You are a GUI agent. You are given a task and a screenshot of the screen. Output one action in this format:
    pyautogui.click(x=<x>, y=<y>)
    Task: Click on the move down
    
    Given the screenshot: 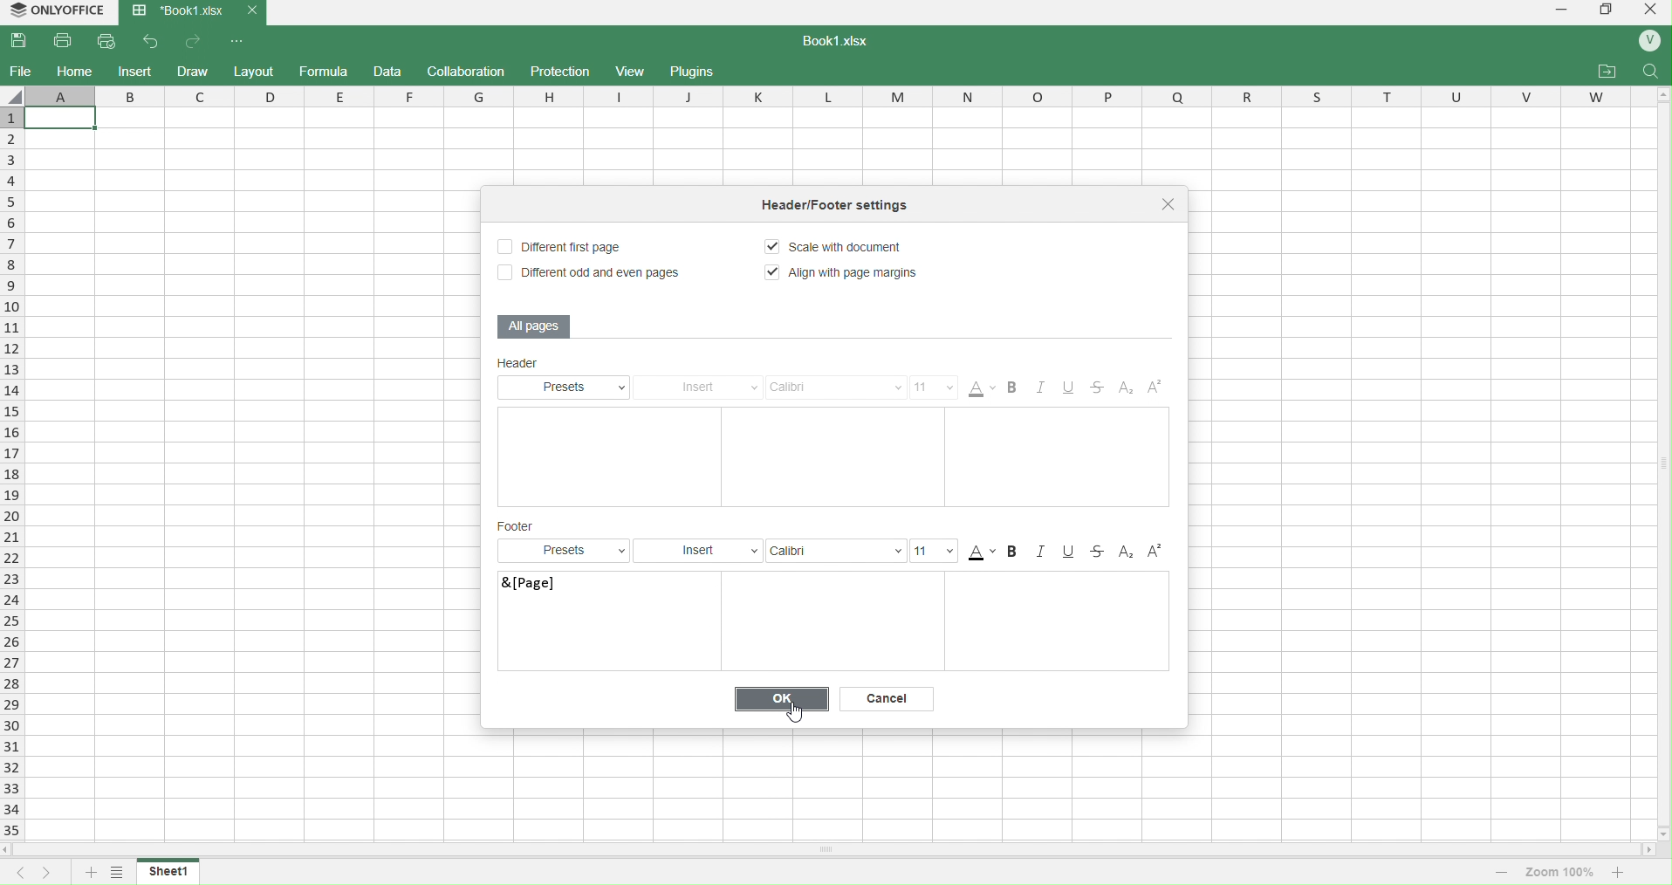 What is the action you would take?
    pyautogui.click(x=1662, y=834)
    